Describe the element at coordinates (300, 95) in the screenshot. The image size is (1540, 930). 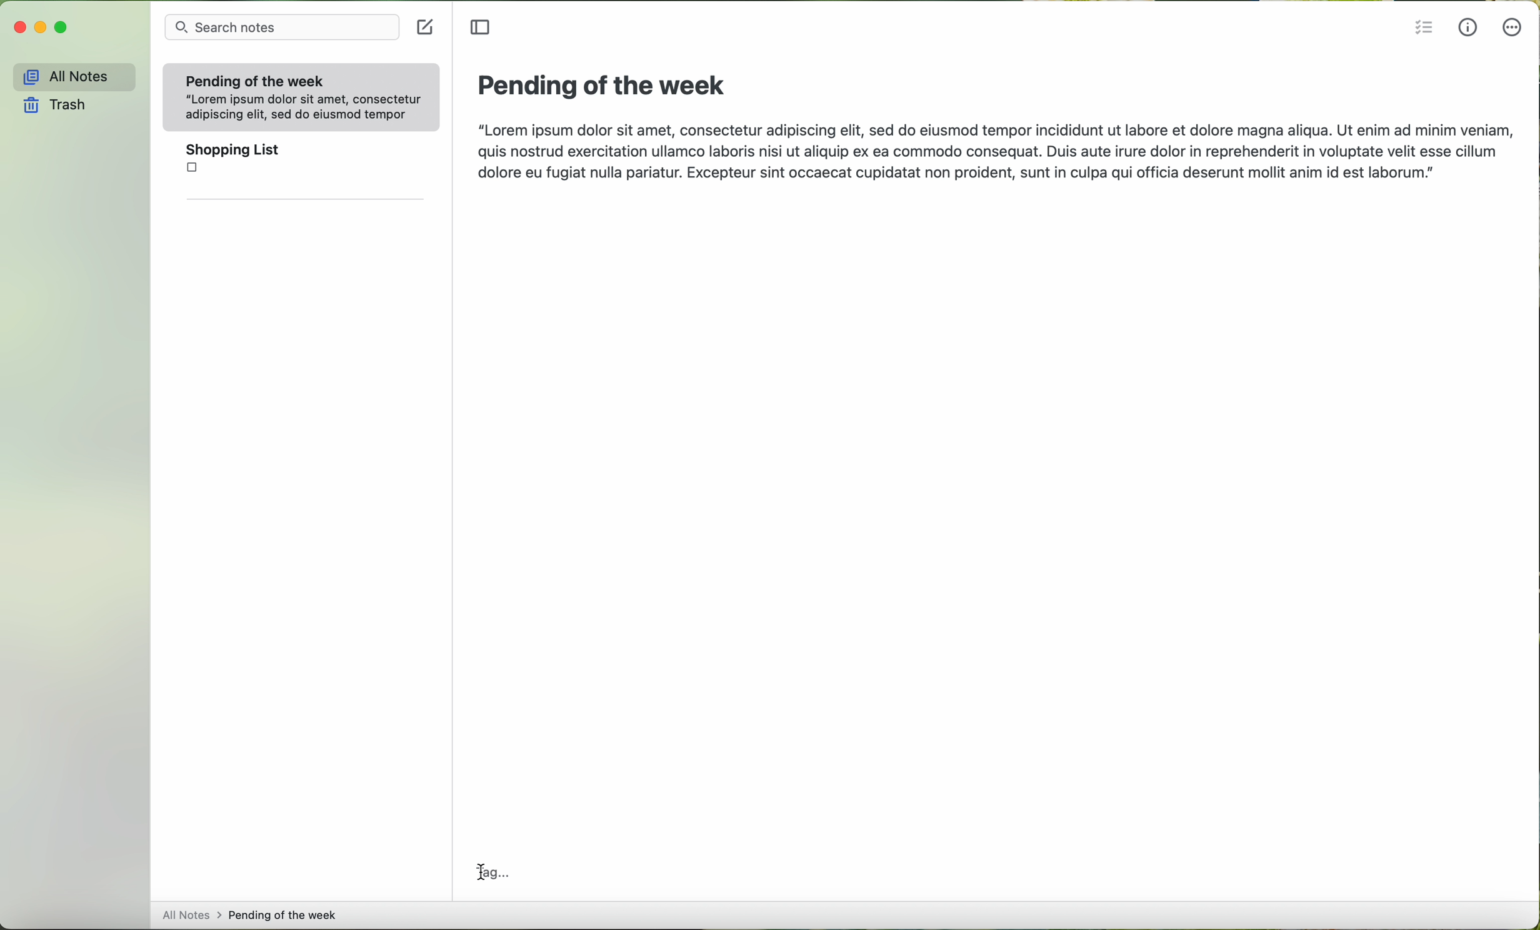
I see `Pending of the week“Lorem ipsum dolor sit amet, consecteturadipiscing elit, sed do eiusmod tempor` at that location.